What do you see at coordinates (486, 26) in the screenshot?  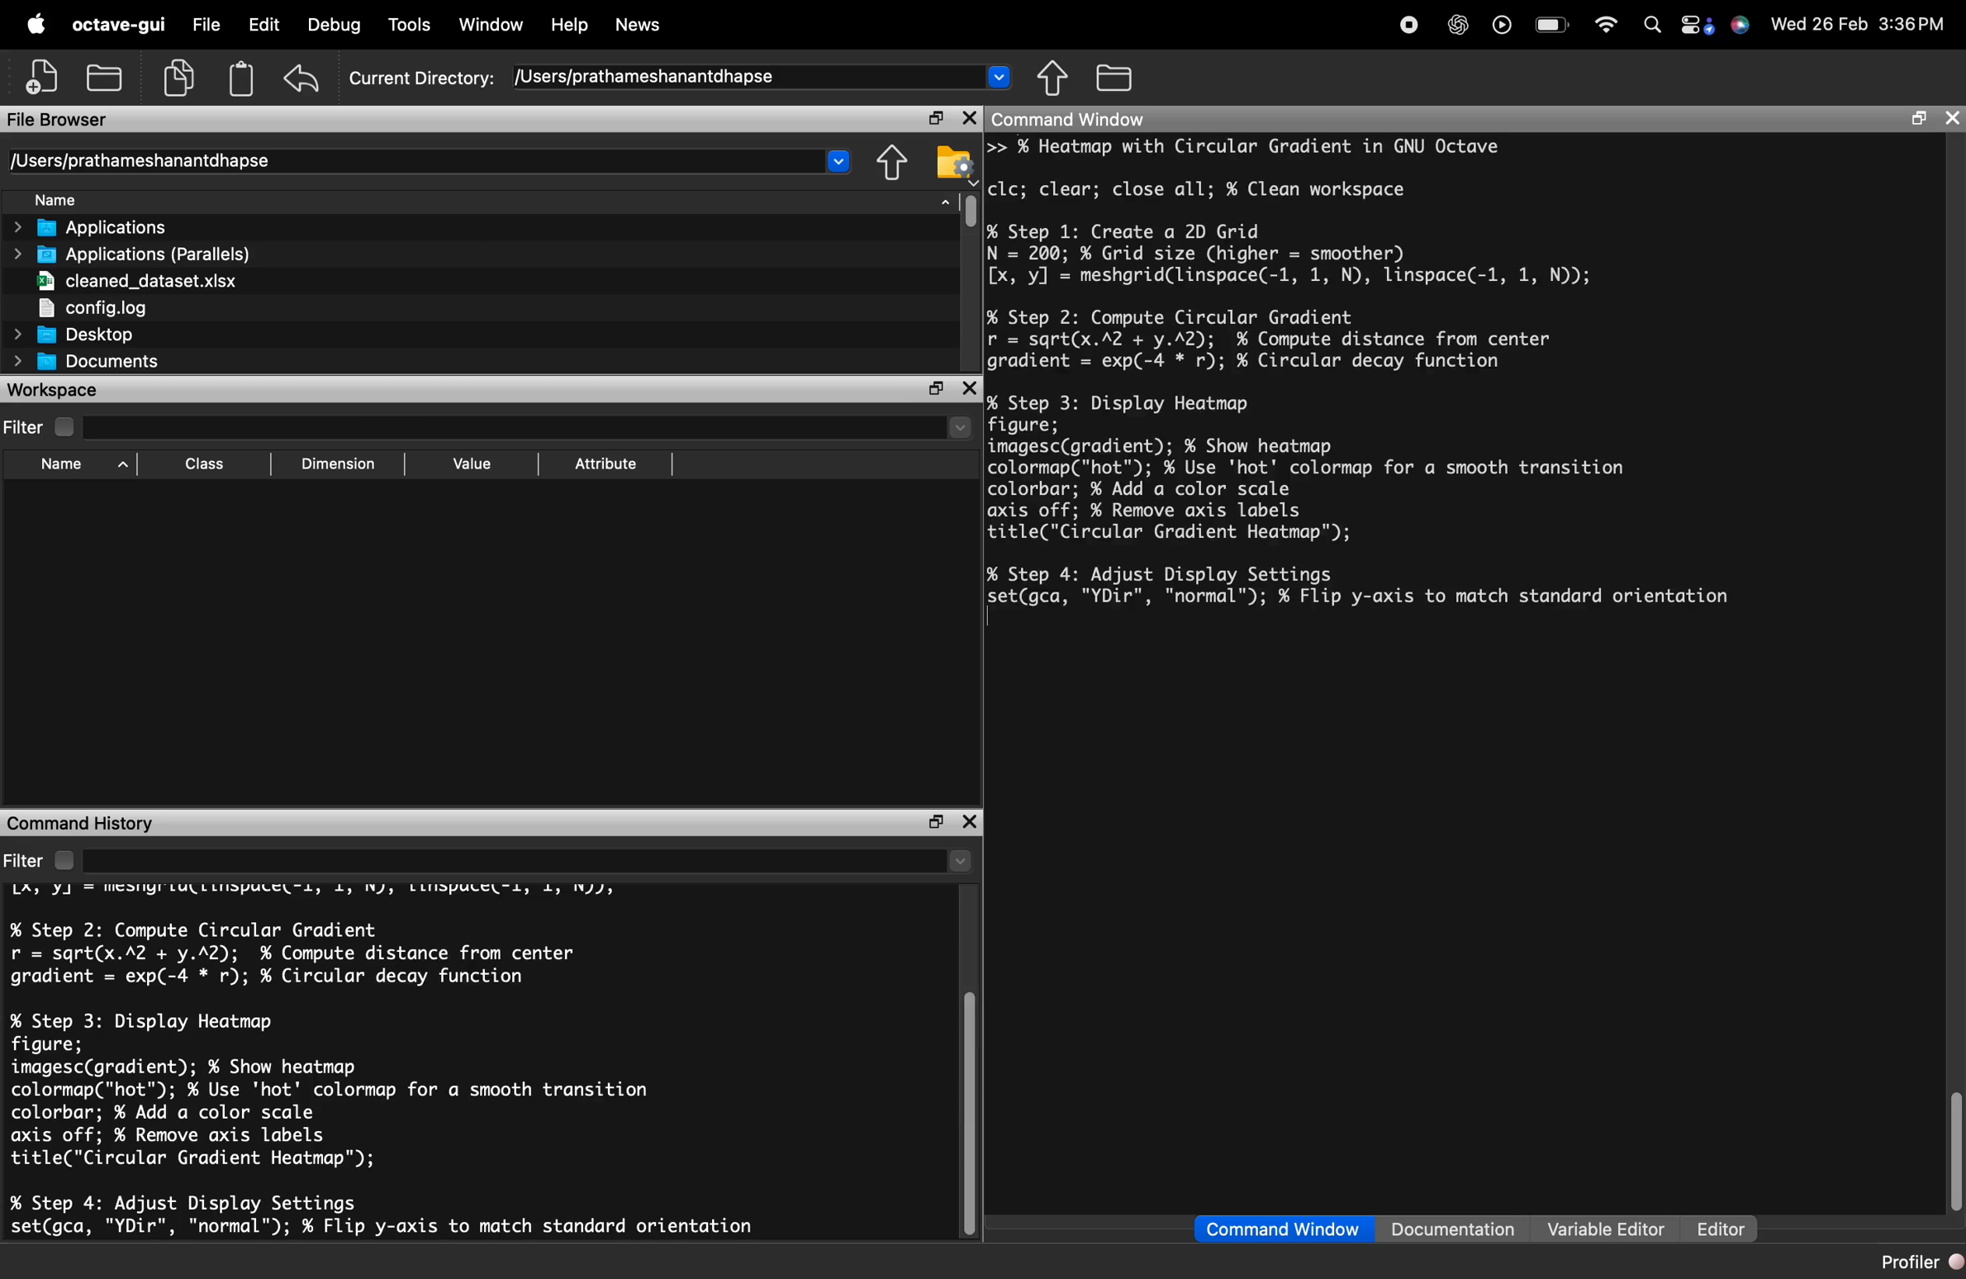 I see `Window` at bounding box center [486, 26].